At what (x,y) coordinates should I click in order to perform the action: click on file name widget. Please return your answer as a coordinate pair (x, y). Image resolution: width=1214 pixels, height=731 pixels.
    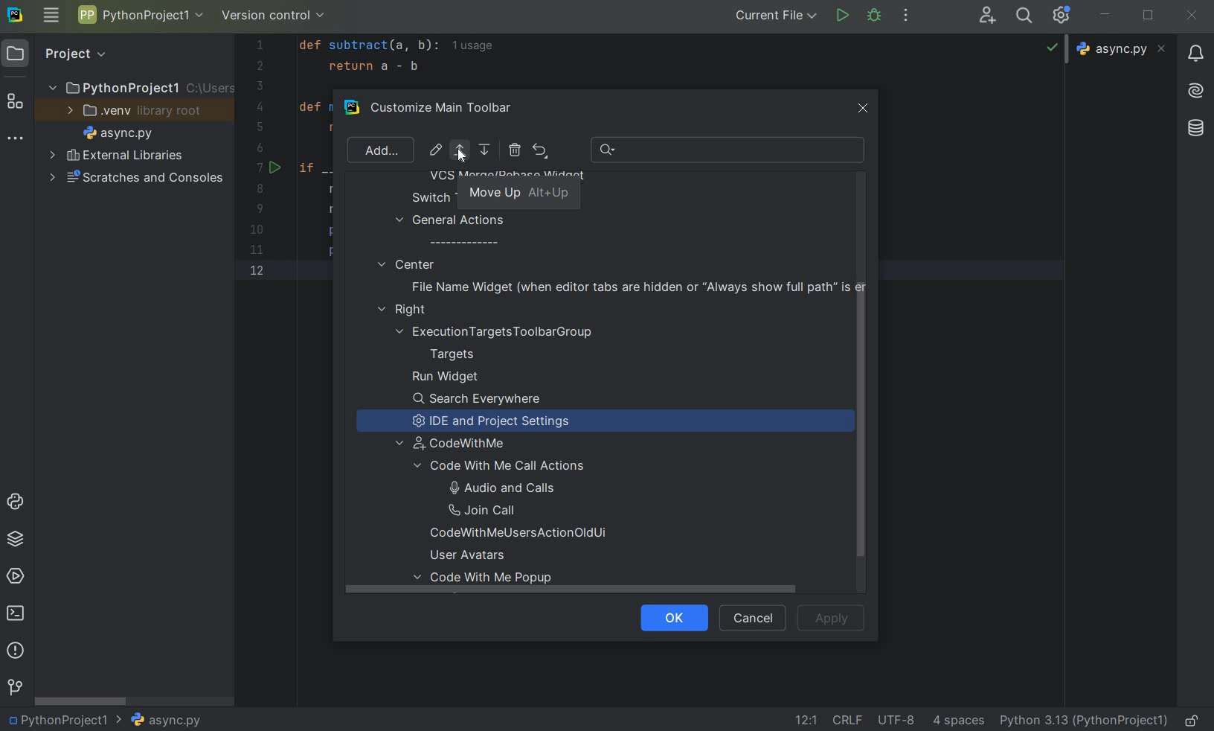
    Looking at the image, I should click on (635, 287).